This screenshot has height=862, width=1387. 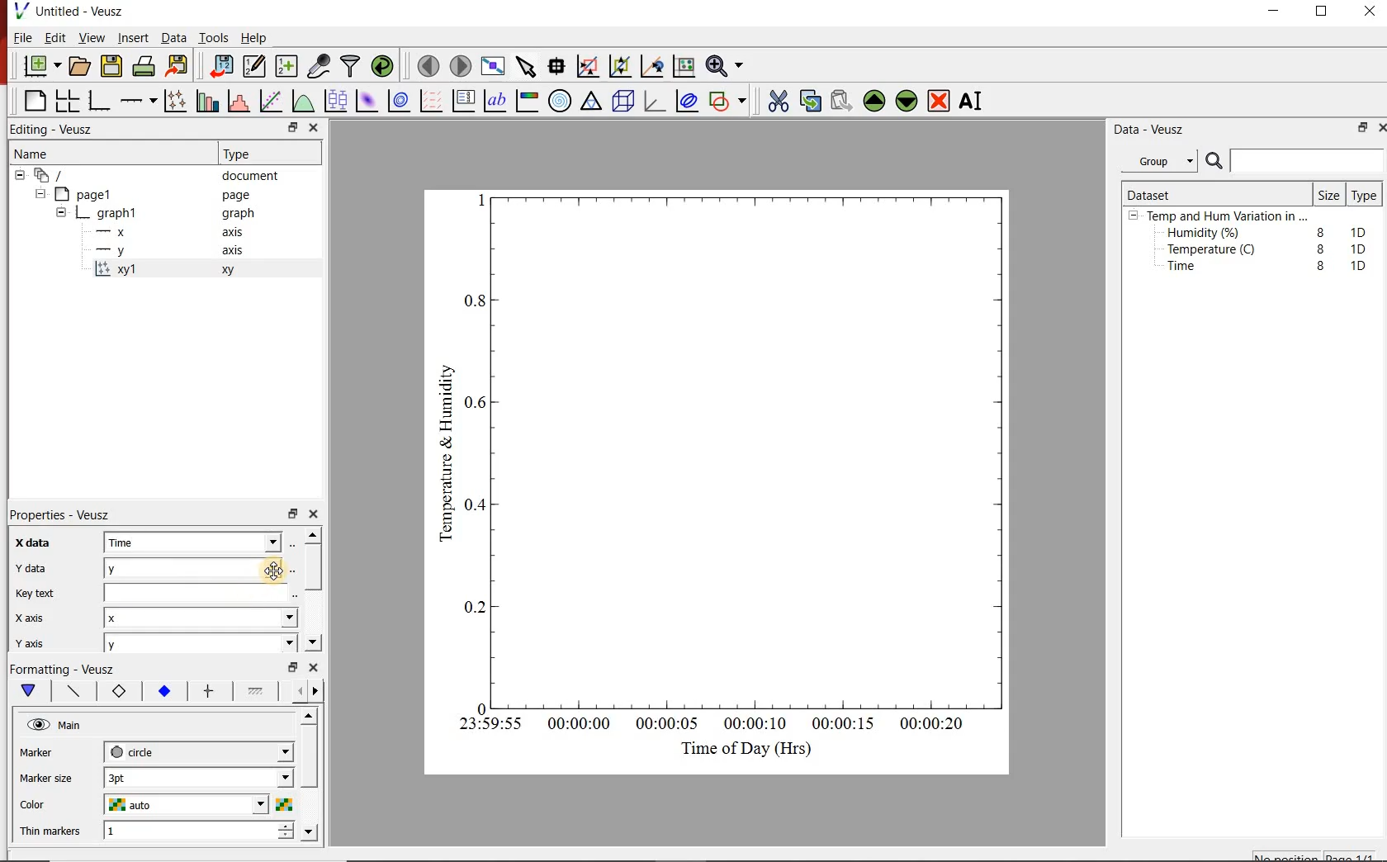 I want to click on Plot points with lines and error bars, so click(x=175, y=99).